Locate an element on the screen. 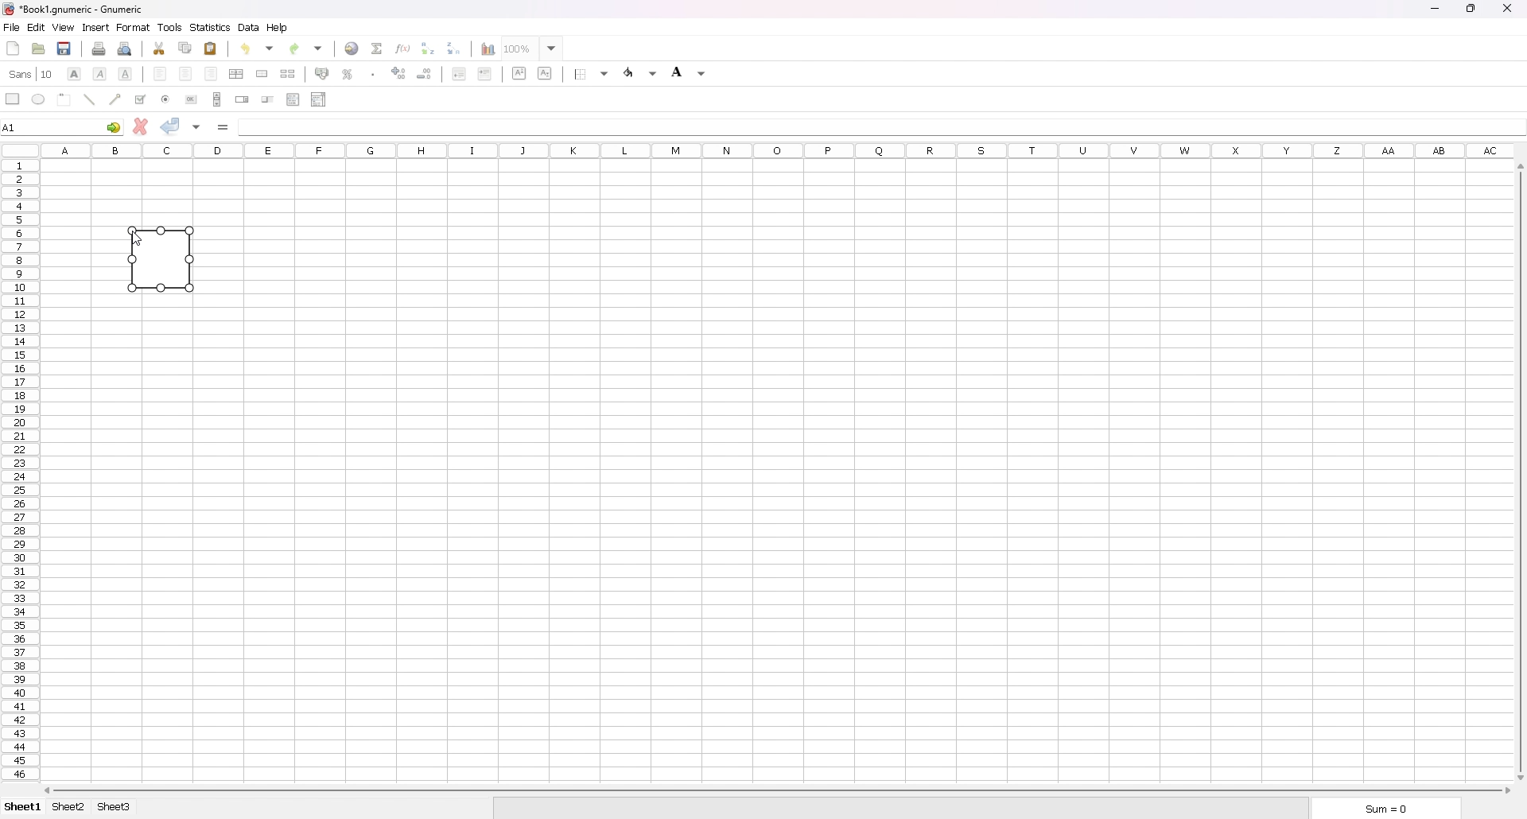 The height and width of the screenshot is (819, 1527). acounting is located at coordinates (322, 73).